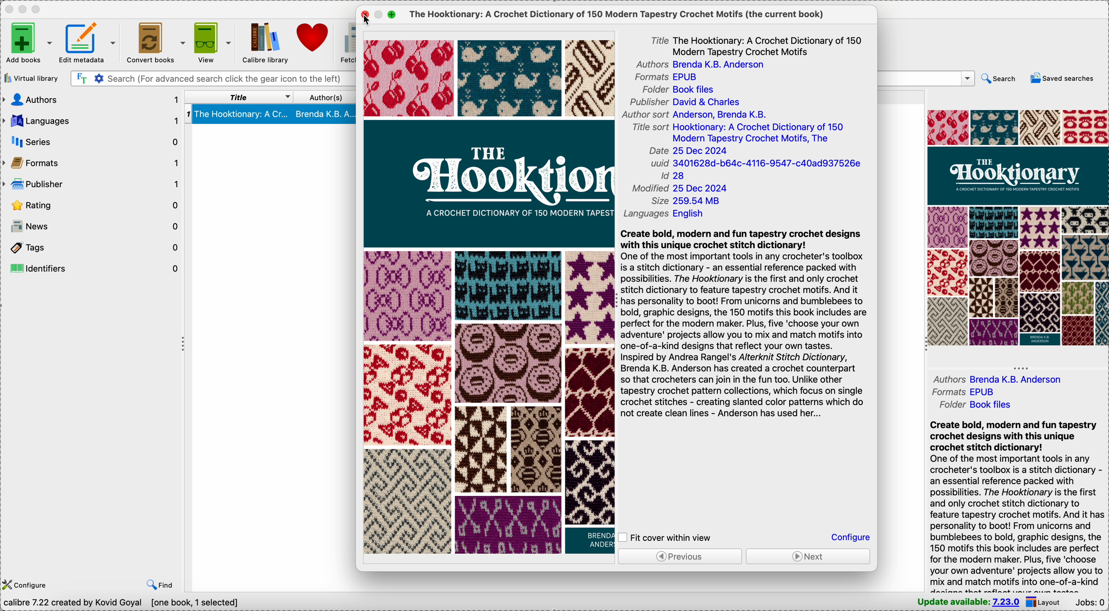 The width and height of the screenshot is (1109, 611). What do you see at coordinates (366, 16) in the screenshot?
I see `click on close popup` at bounding box center [366, 16].